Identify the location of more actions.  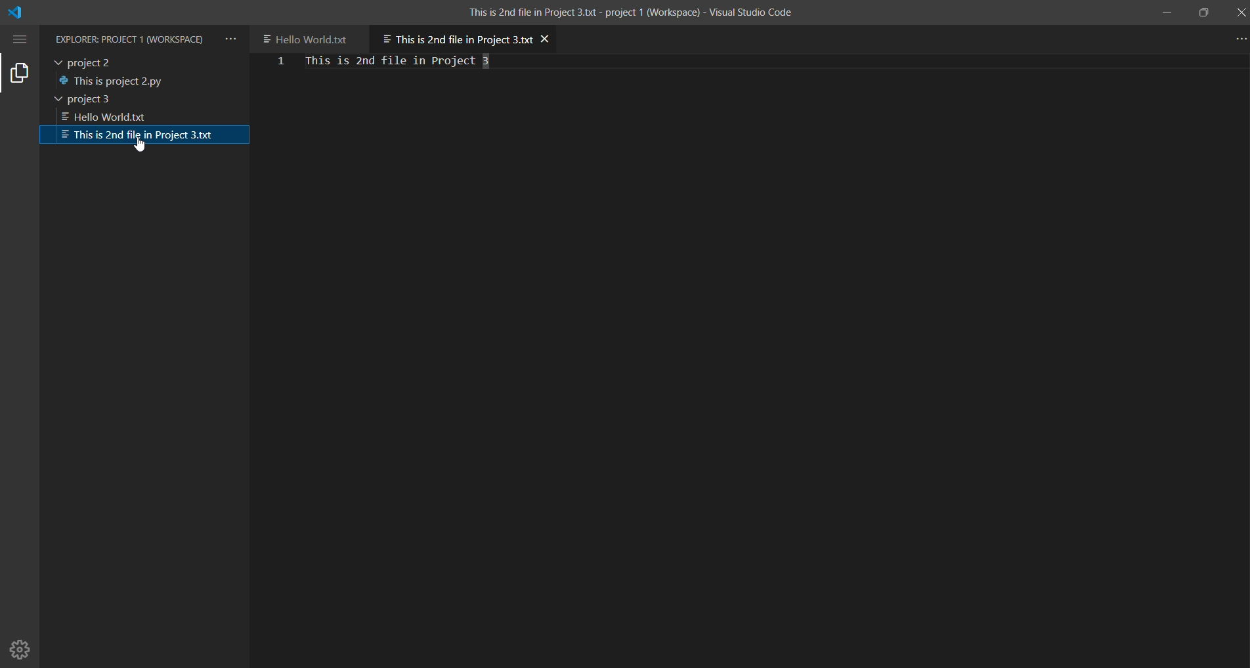
(1236, 38).